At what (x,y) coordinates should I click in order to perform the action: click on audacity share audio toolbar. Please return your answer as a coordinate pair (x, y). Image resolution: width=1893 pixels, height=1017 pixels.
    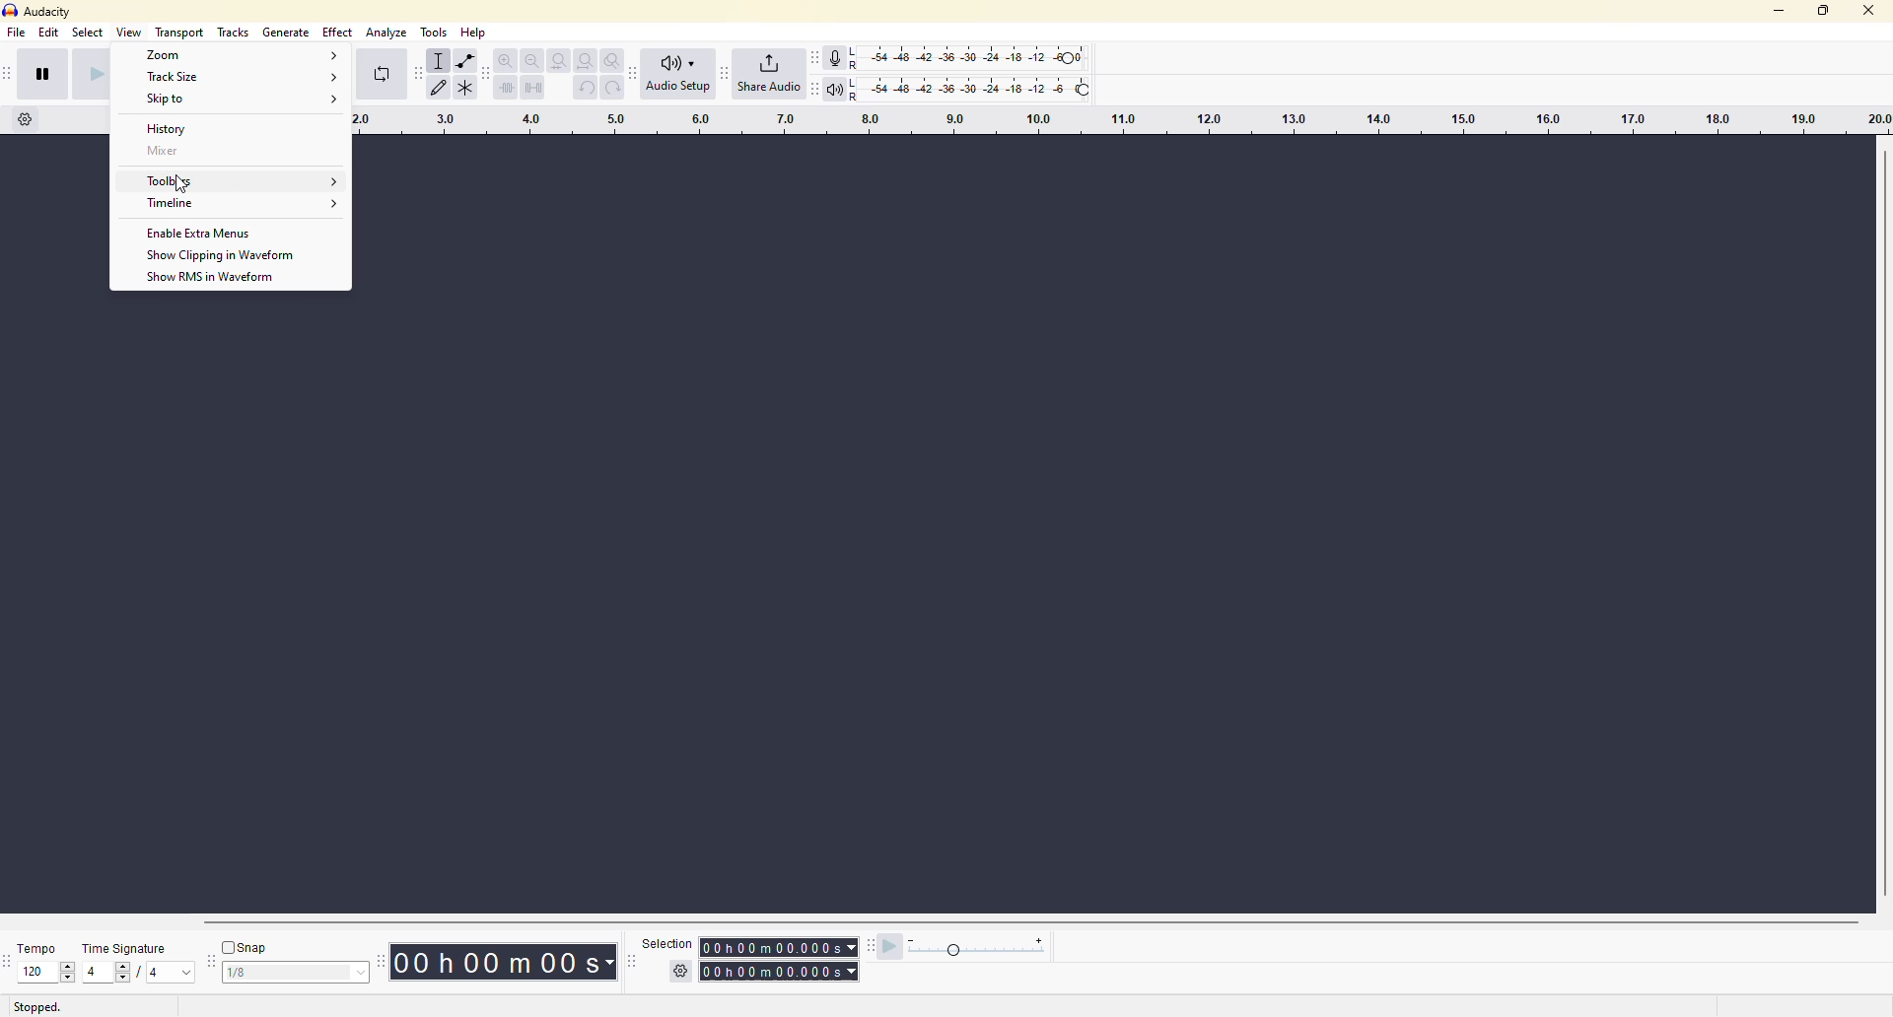
    Looking at the image, I should click on (724, 75).